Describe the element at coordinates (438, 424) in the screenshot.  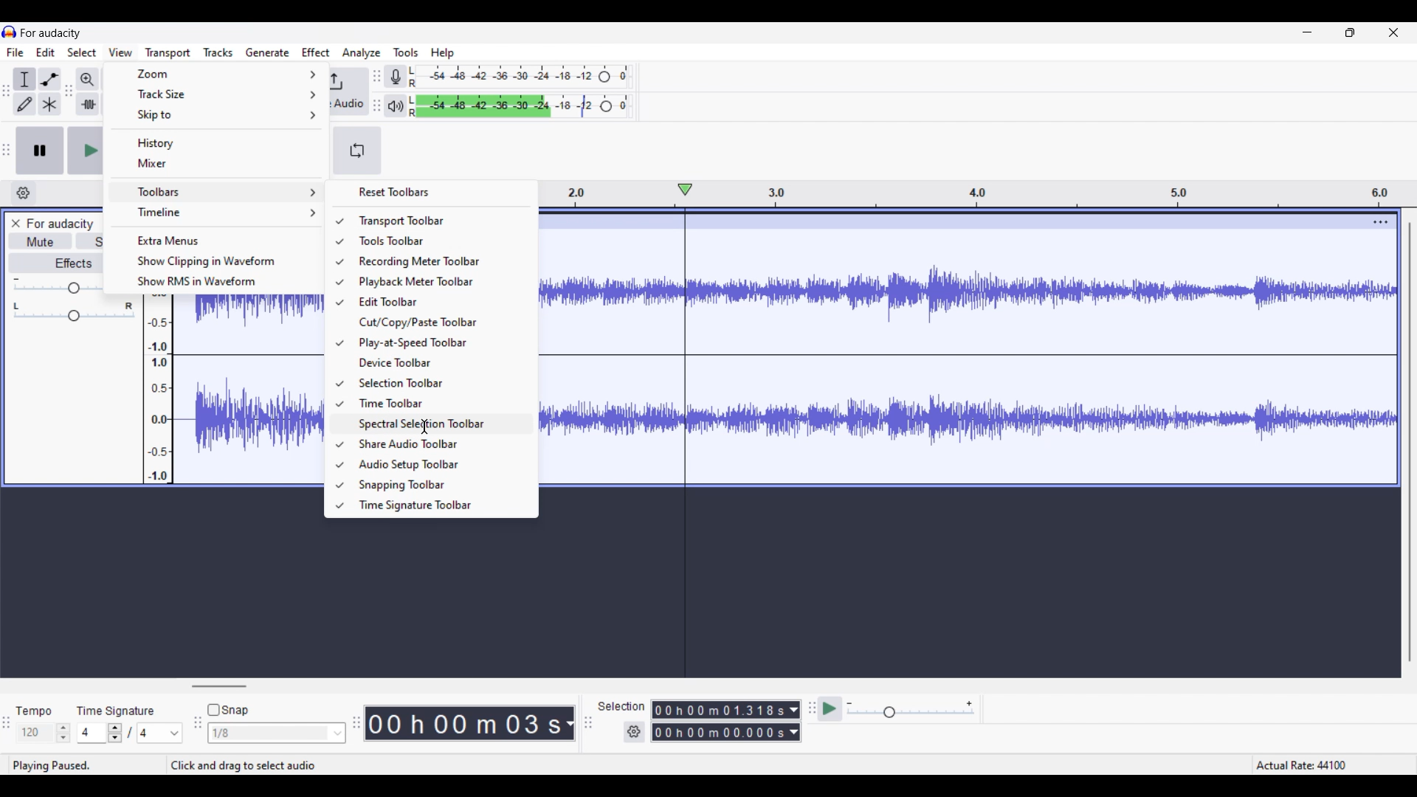
I see `Spectral selection toolbar` at that location.